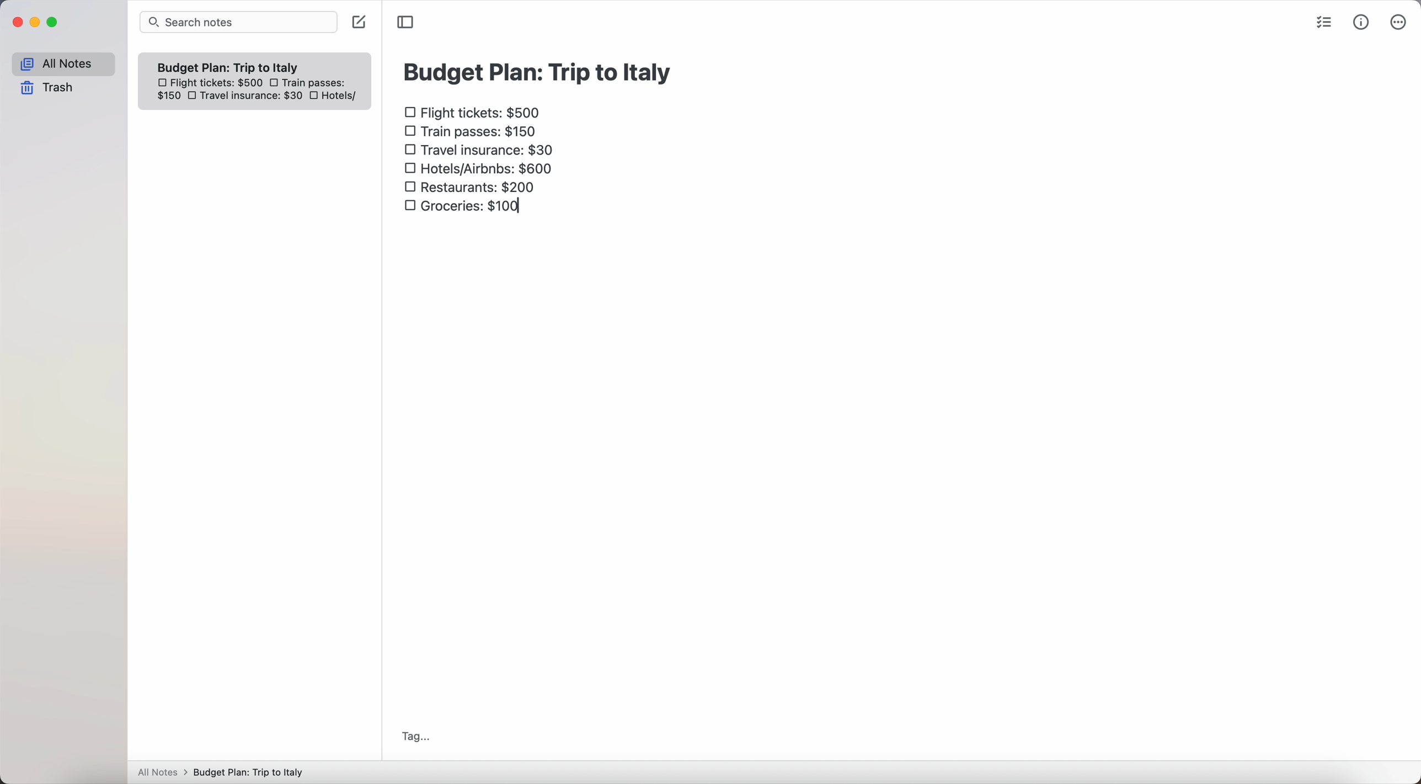 The width and height of the screenshot is (1421, 784). What do you see at coordinates (168, 98) in the screenshot?
I see `150` at bounding box center [168, 98].